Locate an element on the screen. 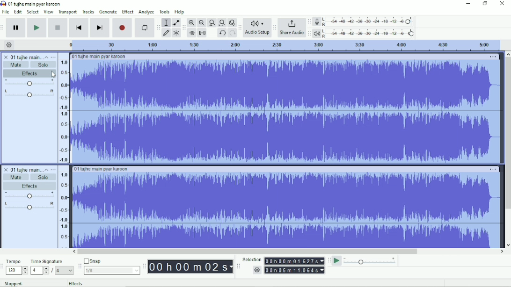 This screenshot has width=511, height=287. Tempo is located at coordinates (15, 261).